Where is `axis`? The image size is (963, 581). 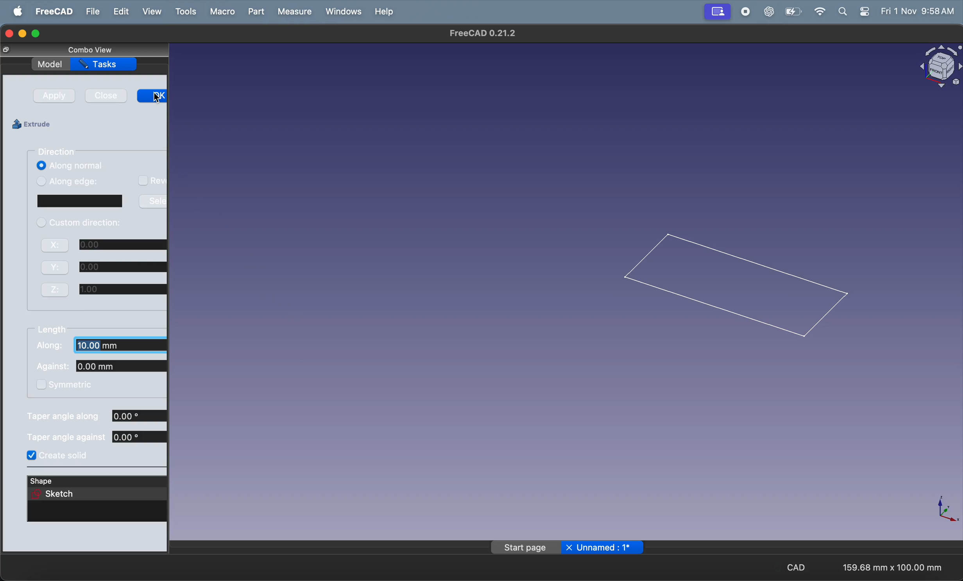
axis is located at coordinates (943, 507).